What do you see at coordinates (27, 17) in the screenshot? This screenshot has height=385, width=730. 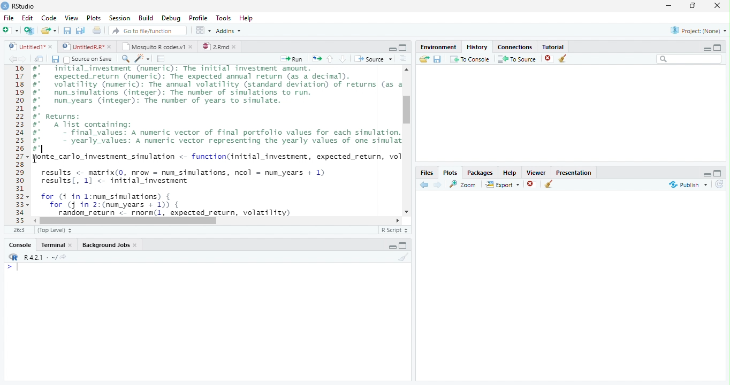 I see `Edit` at bounding box center [27, 17].